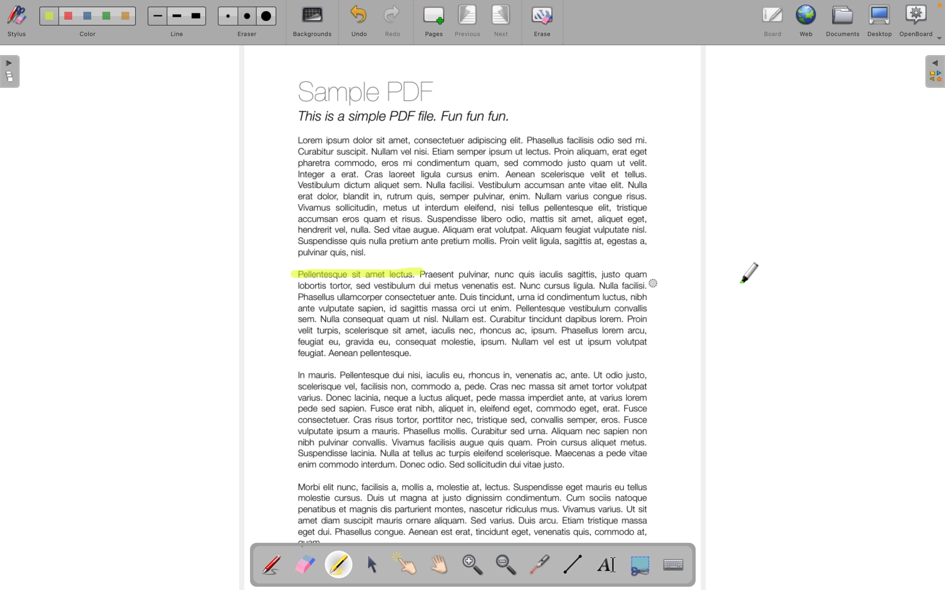 The image size is (945, 590). What do you see at coordinates (433, 22) in the screenshot?
I see `pages` at bounding box center [433, 22].